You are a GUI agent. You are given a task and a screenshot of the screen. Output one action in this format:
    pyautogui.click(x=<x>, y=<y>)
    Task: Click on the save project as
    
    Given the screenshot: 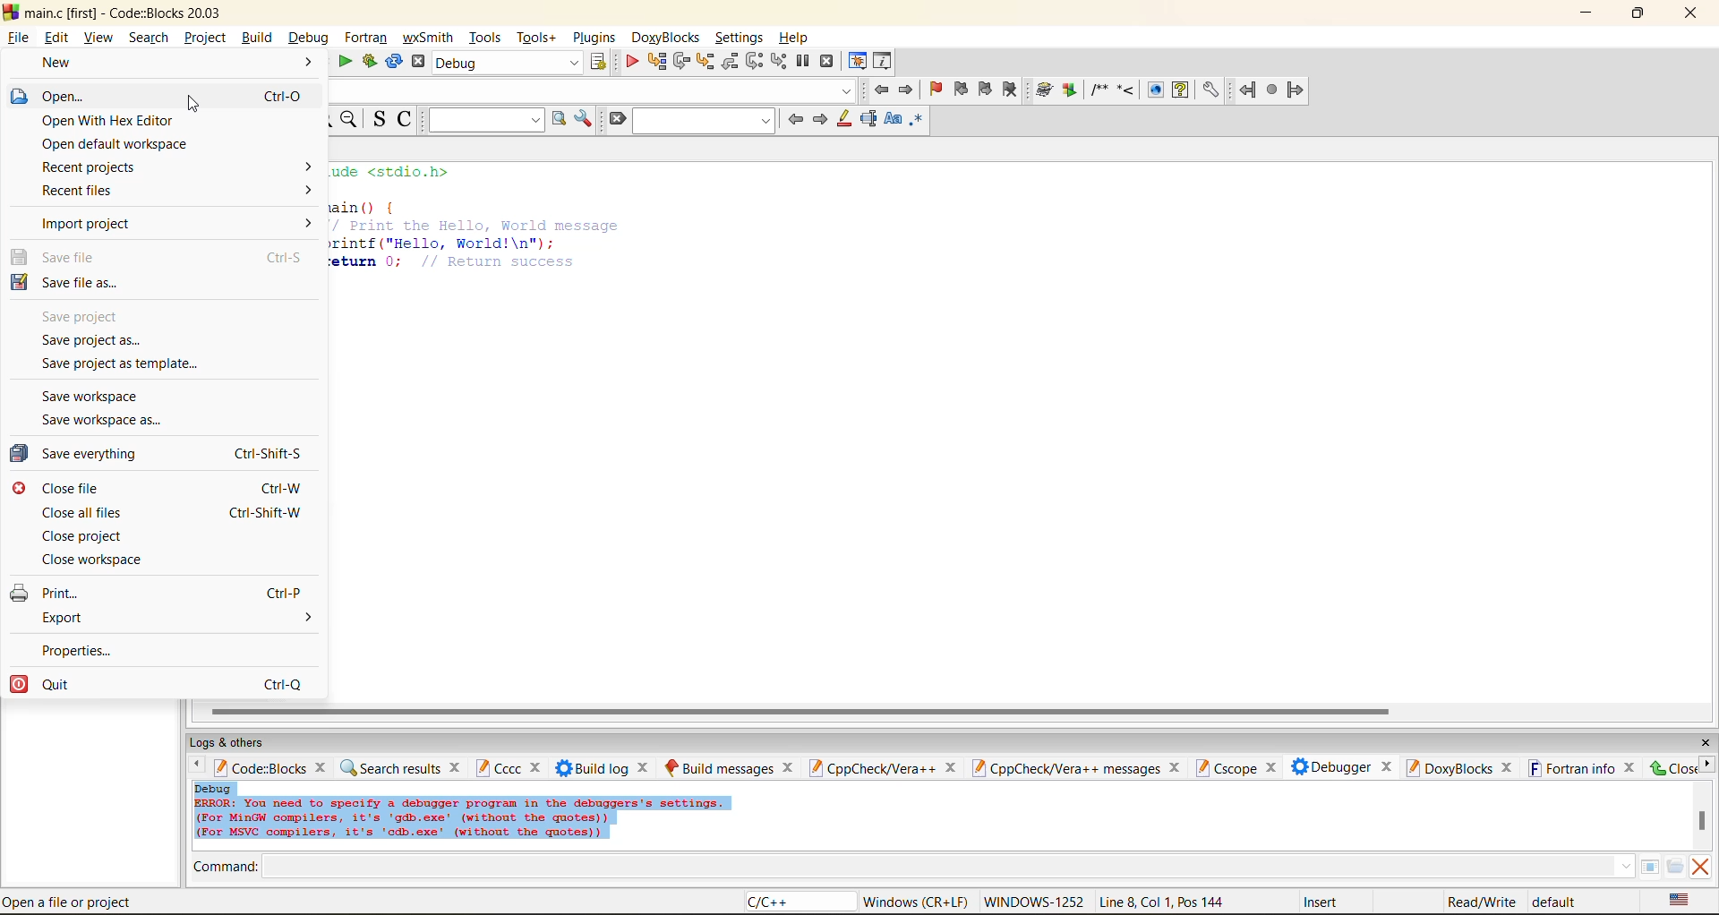 What is the action you would take?
    pyautogui.click(x=98, y=341)
    